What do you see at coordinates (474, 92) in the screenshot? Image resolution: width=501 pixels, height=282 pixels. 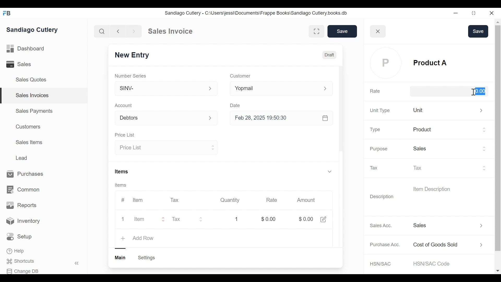 I see `cursor` at bounding box center [474, 92].